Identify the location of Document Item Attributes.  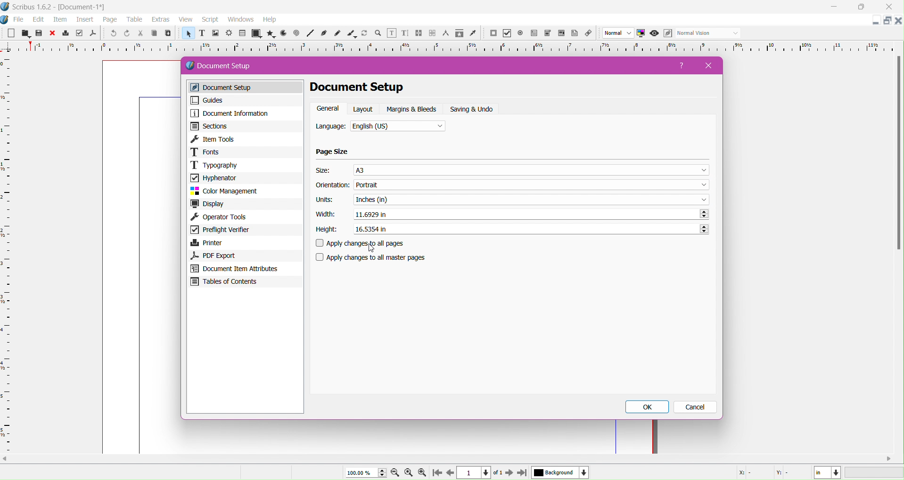
(245, 269).